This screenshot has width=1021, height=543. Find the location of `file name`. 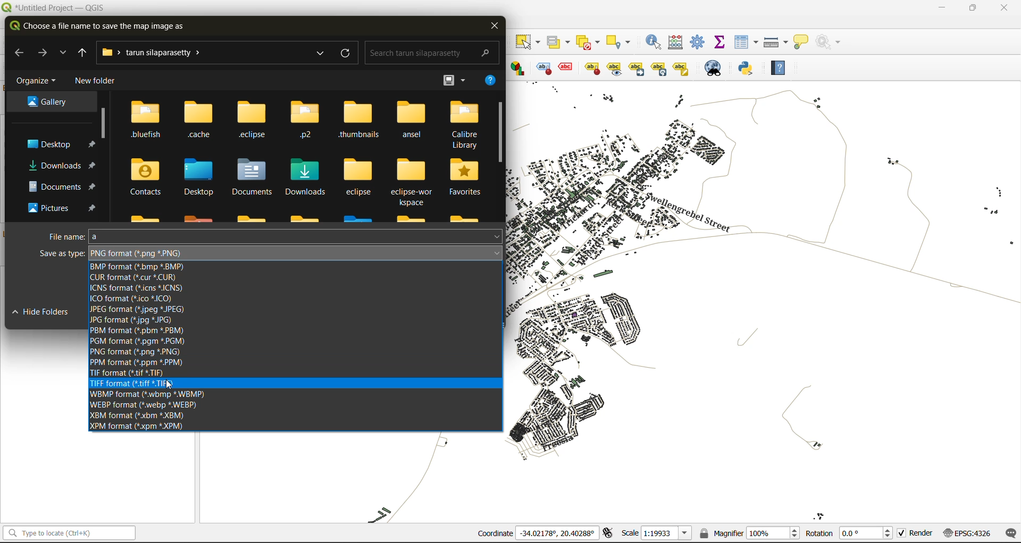

file name is located at coordinates (274, 236).